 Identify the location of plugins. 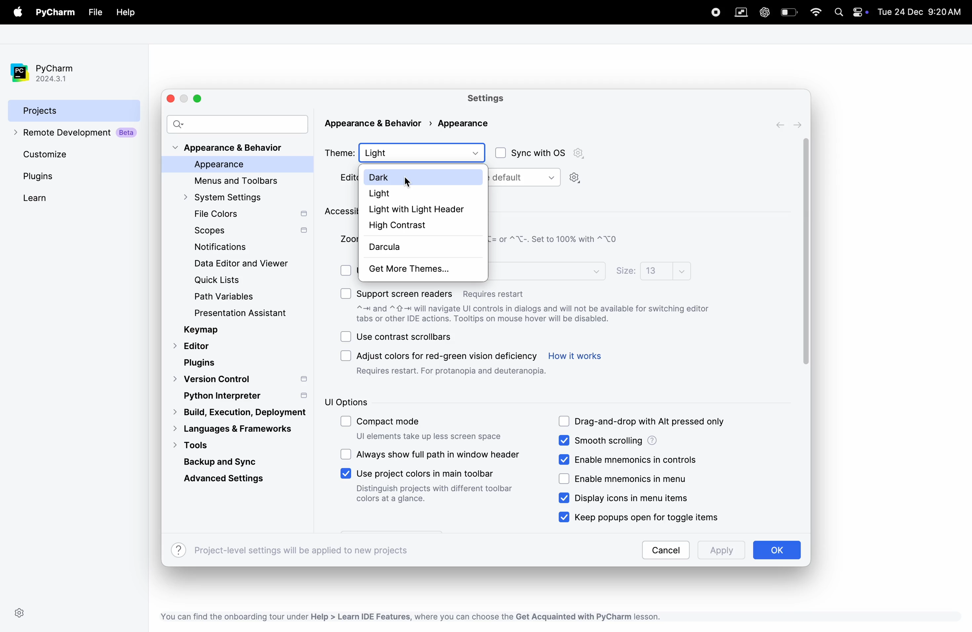
(203, 363).